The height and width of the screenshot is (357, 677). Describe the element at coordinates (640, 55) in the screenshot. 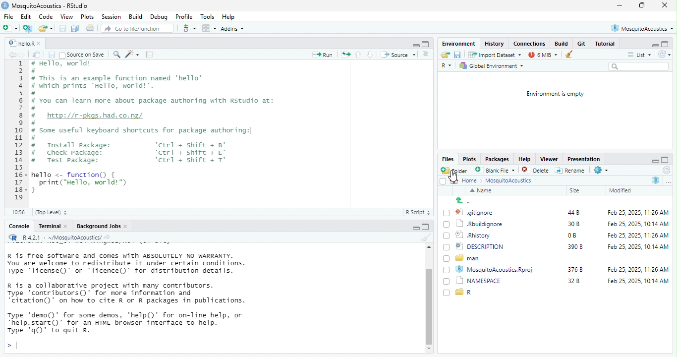

I see ` list` at that location.